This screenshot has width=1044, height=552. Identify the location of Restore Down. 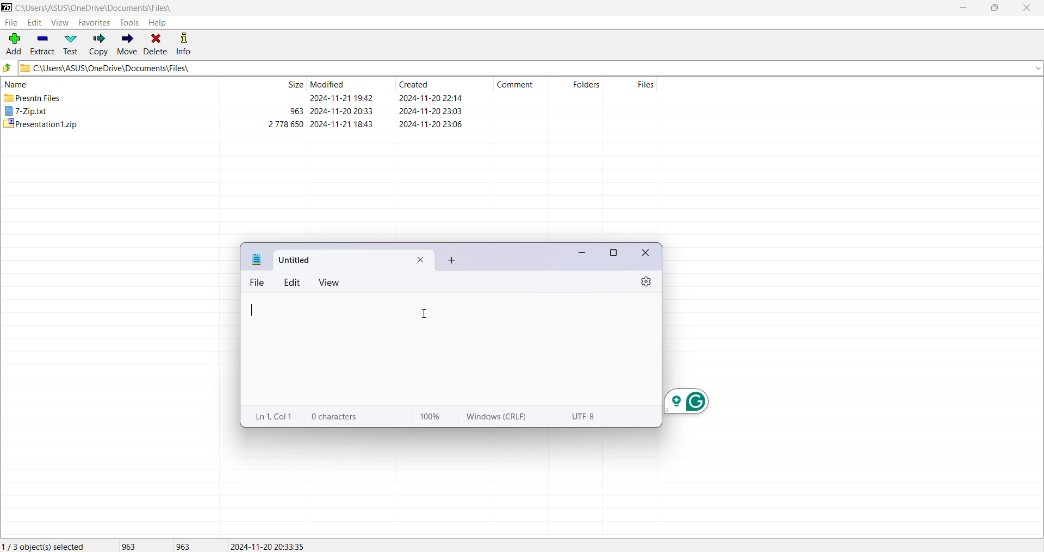
(996, 8).